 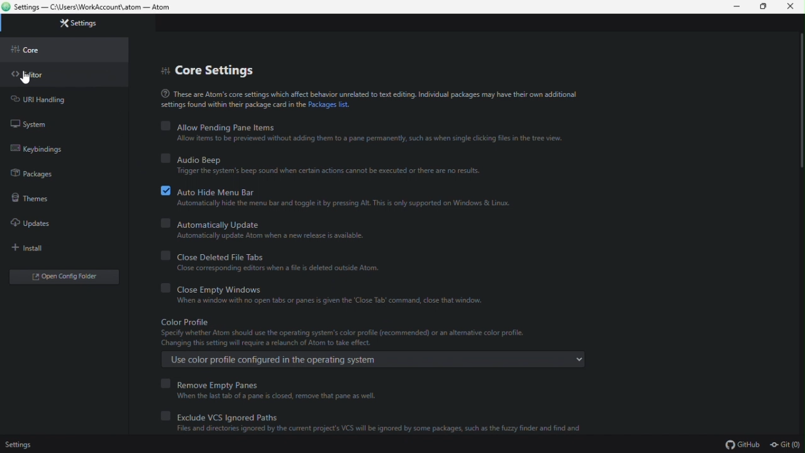 What do you see at coordinates (380, 361) in the screenshot?
I see `Use color profile configured in the operating system ` at bounding box center [380, 361].